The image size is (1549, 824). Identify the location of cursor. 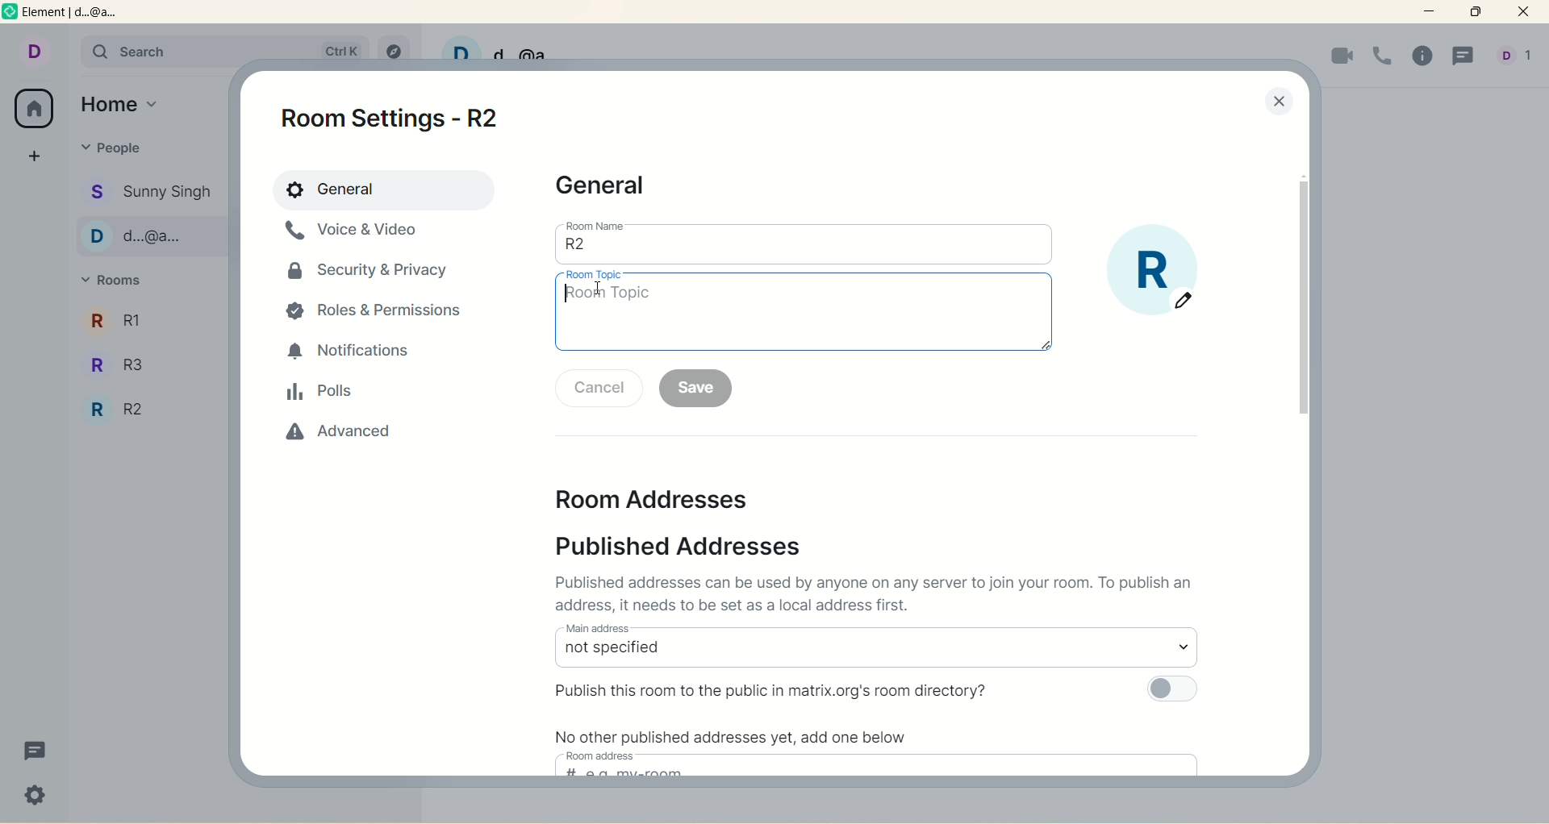
(598, 287).